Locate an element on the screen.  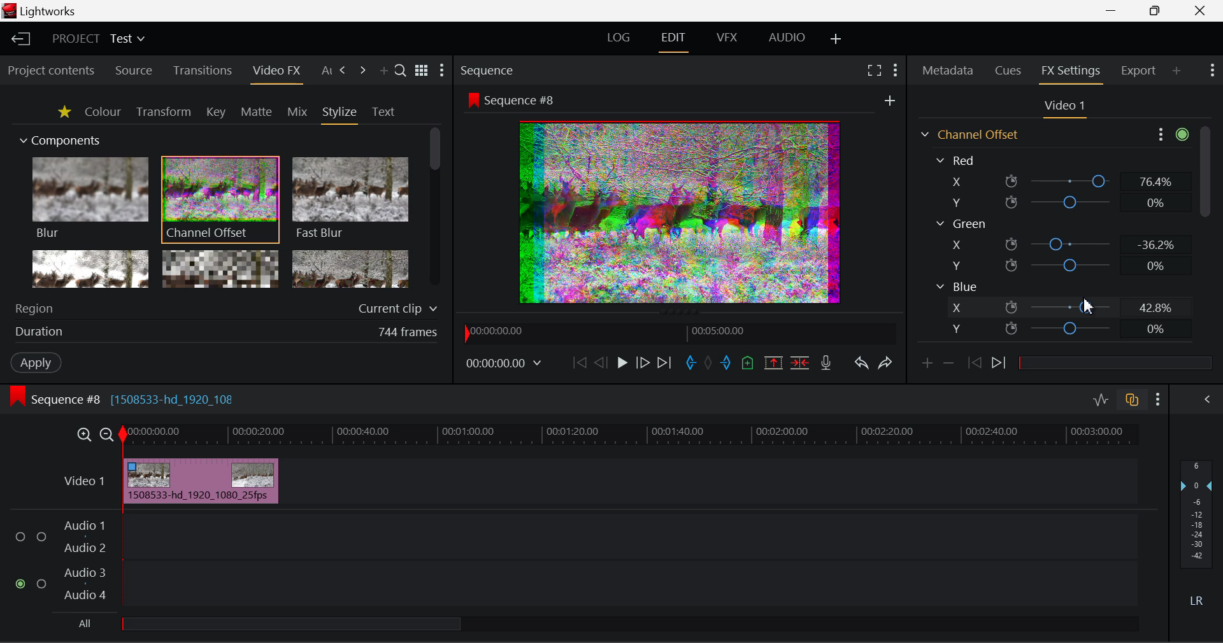
Video Settings is located at coordinates (1063, 108).